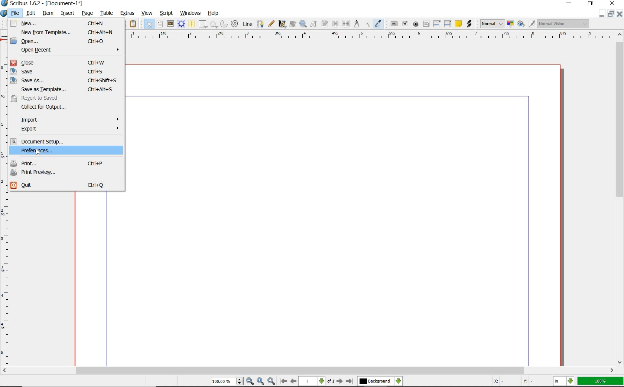 This screenshot has width=624, height=387. Describe the element at coordinates (63, 141) in the screenshot. I see `document setup` at that location.